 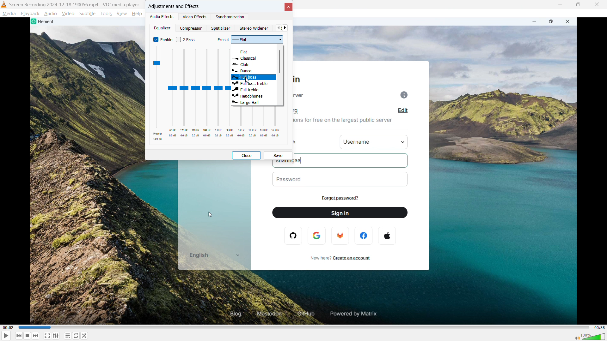 What do you see at coordinates (162, 28) in the screenshot?
I see `equaliser ` at bounding box center [162, 28].